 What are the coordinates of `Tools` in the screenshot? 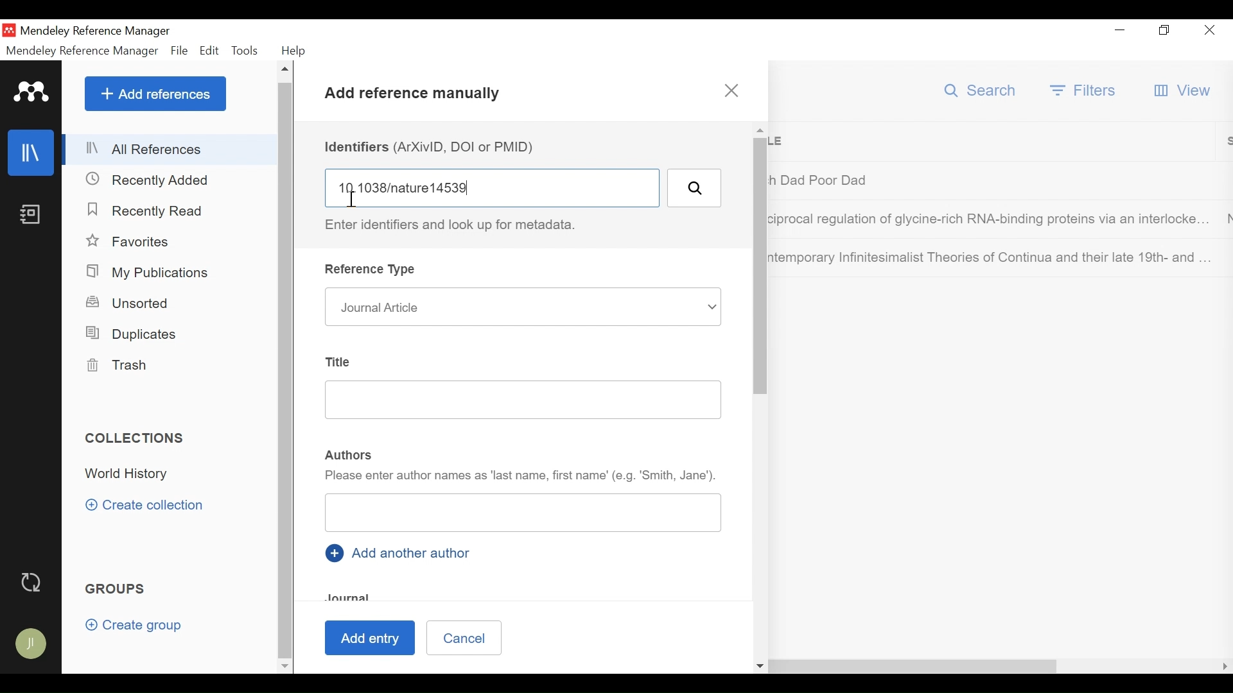 It's located at (247, 51).